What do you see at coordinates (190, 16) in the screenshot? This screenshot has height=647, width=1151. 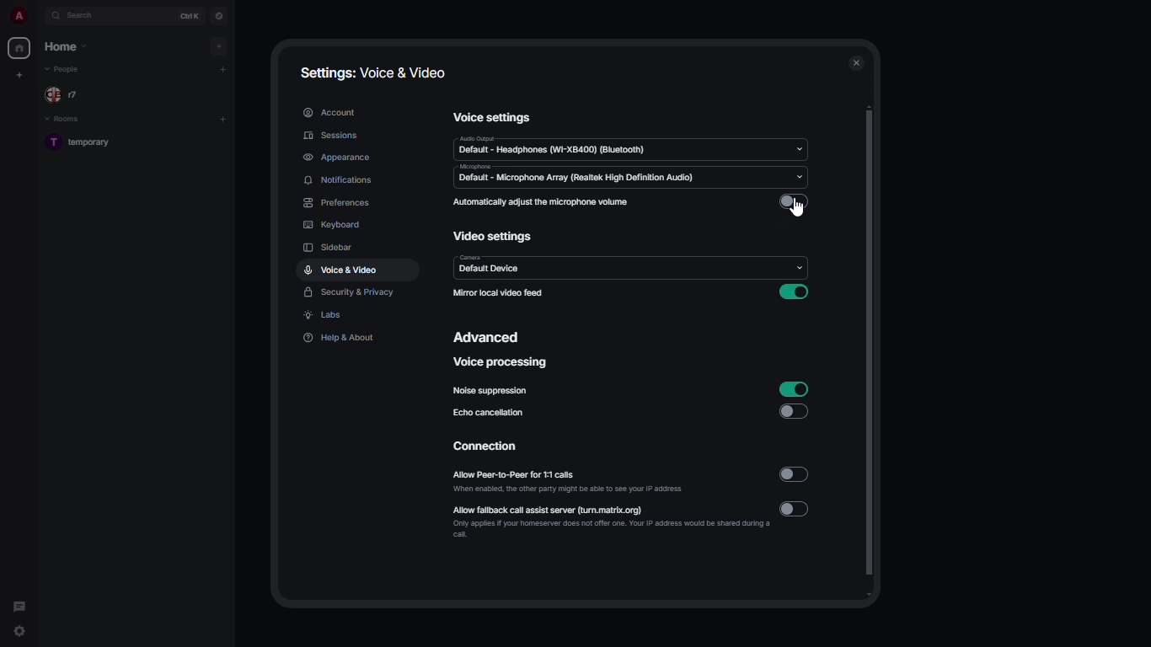 I see `ctrl K` at bounding box center [190, 16].